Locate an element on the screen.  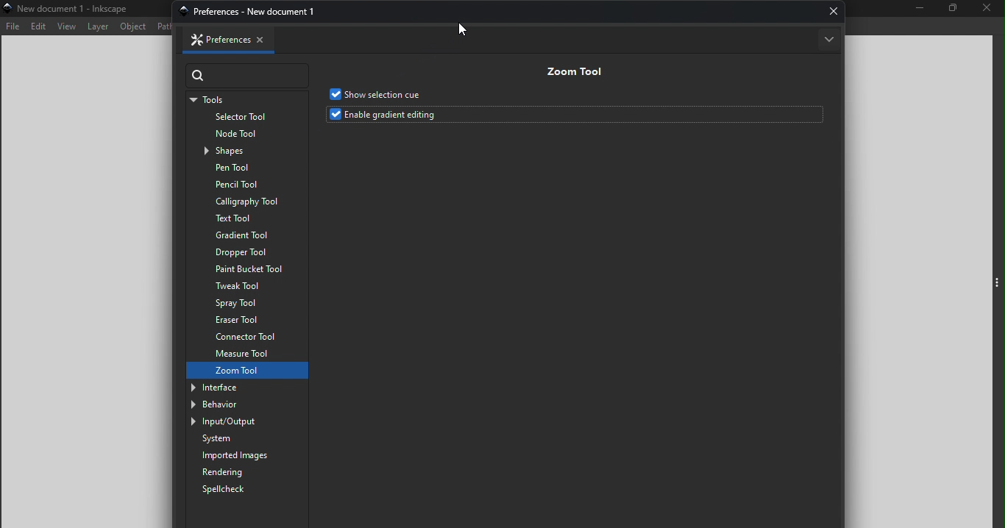
Spellcheck is located at coordinates (238, 490).